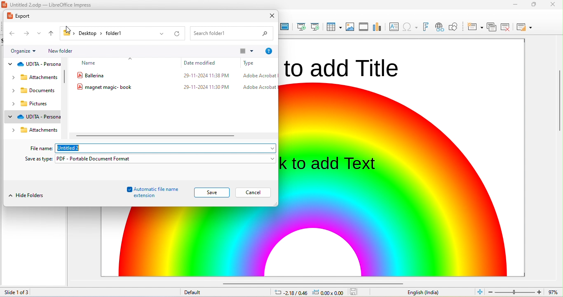 The image size is (563, 297). I want to click on extension, so click(144, 196).